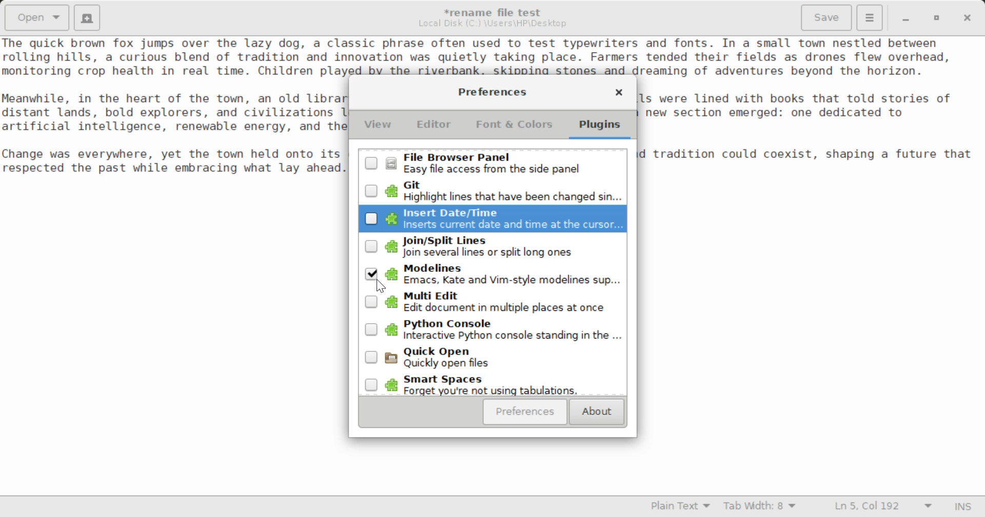 The height and width of the screenshot is (517, 985). Describe the element at coordinates (493, 361) in the screenshot. I see `Unselected Quickly Open Plugin` at that location.